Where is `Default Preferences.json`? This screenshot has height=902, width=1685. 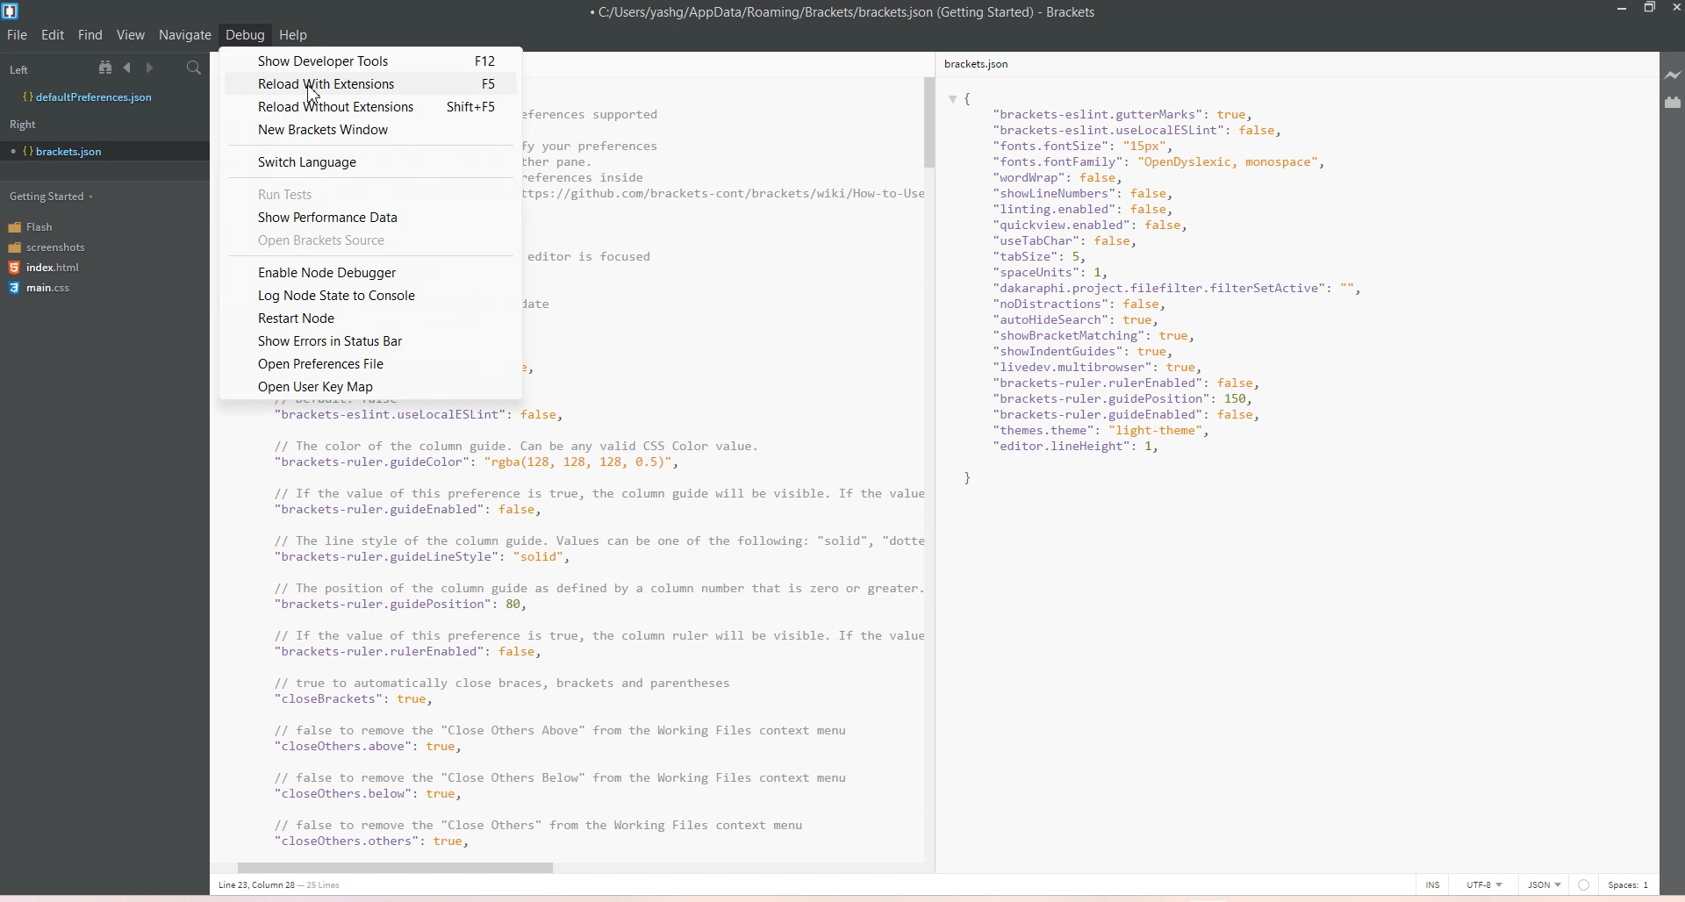 Default Preferences.json is located at coordinates (87, 97).